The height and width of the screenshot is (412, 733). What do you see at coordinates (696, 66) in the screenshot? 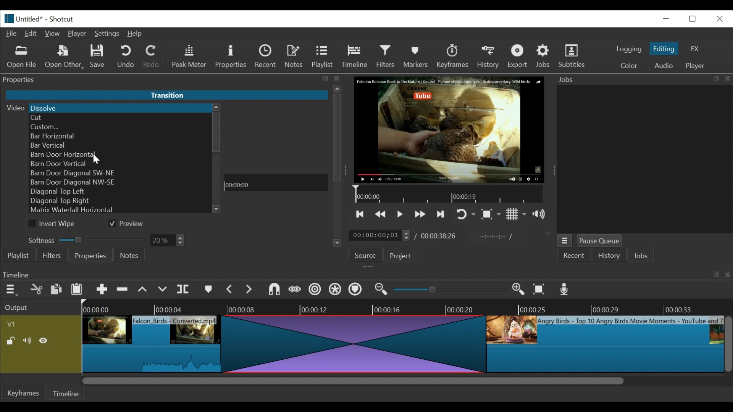
I see `player` at bounding box center [696, 66].